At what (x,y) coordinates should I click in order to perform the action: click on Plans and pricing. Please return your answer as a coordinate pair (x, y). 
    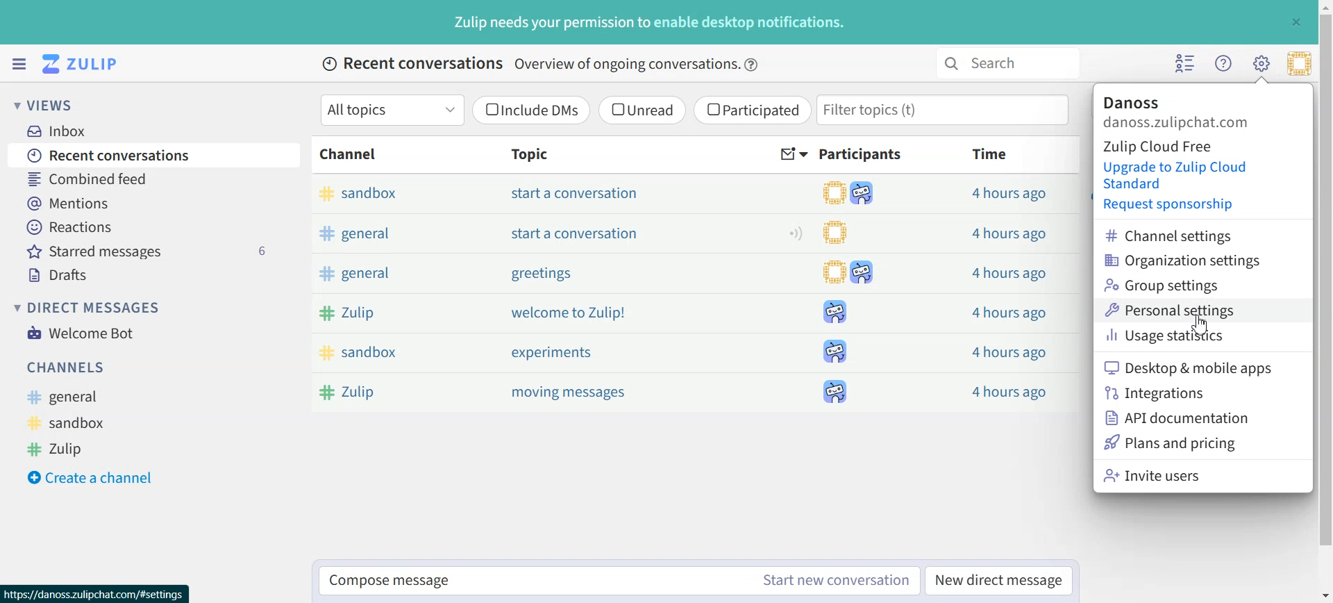
    Looking at the image, I should click on (1170, 443).